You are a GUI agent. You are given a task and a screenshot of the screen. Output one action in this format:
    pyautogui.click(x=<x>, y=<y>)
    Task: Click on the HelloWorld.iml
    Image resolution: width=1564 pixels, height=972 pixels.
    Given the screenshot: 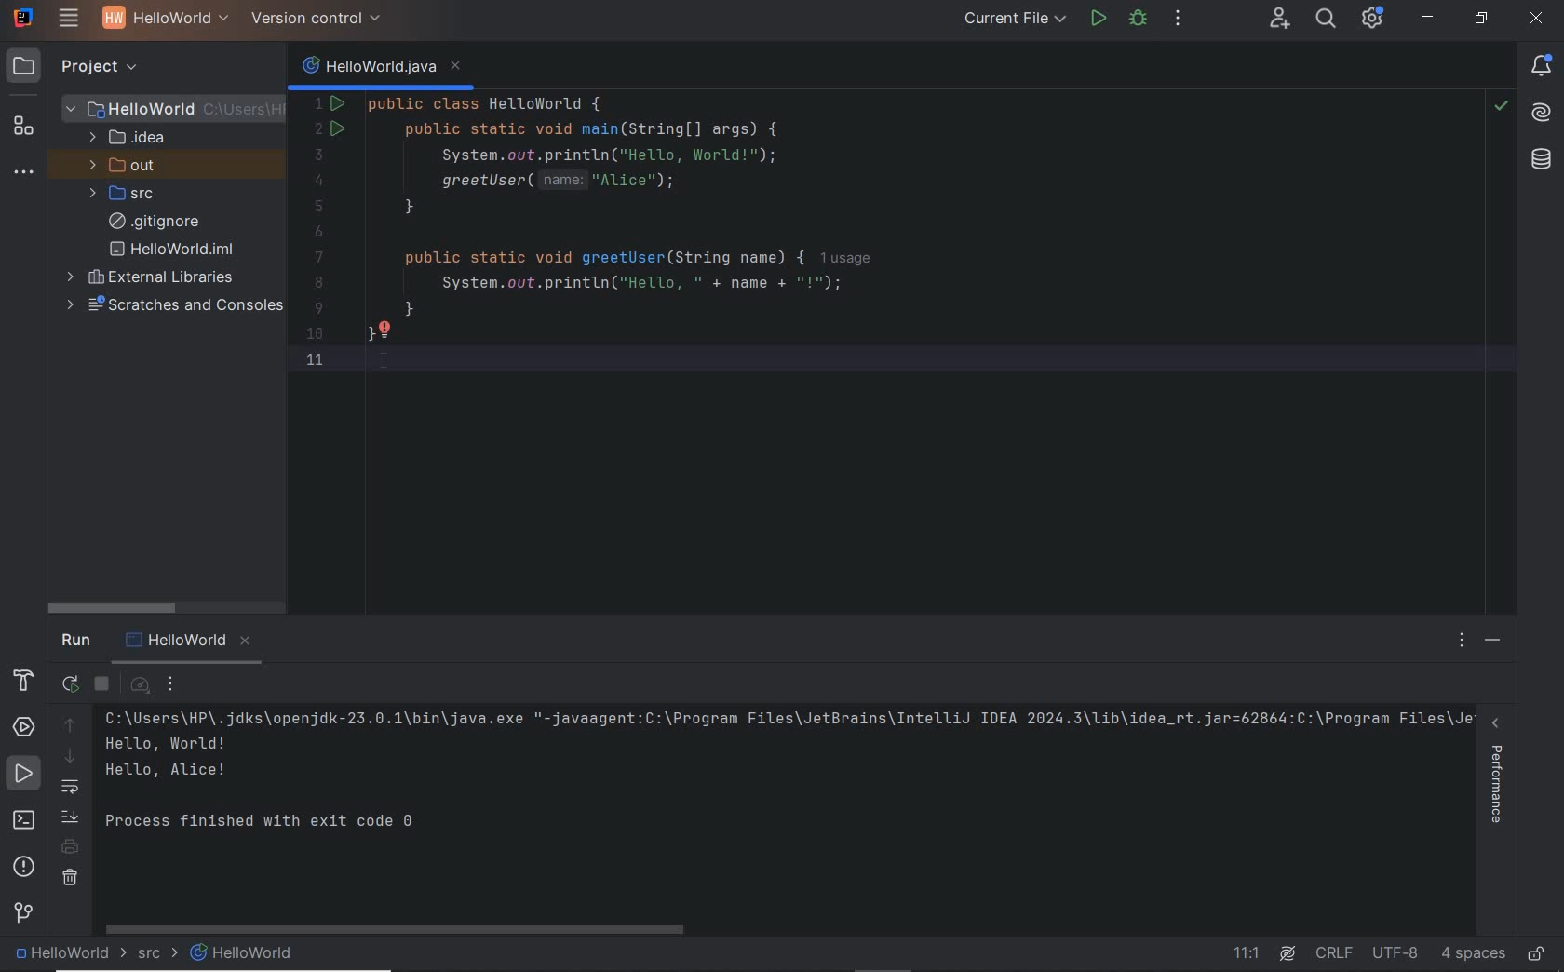 What is the action you would take?
    pyautogui.click(x=173, y=249)
    